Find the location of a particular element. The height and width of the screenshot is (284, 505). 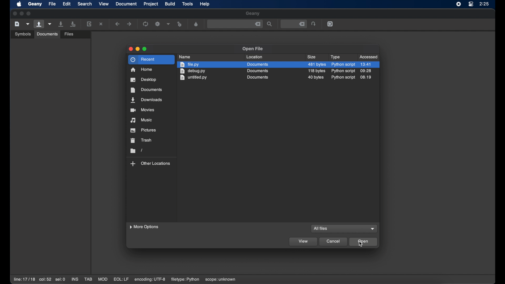

ins is located at coordinates (75, 279).